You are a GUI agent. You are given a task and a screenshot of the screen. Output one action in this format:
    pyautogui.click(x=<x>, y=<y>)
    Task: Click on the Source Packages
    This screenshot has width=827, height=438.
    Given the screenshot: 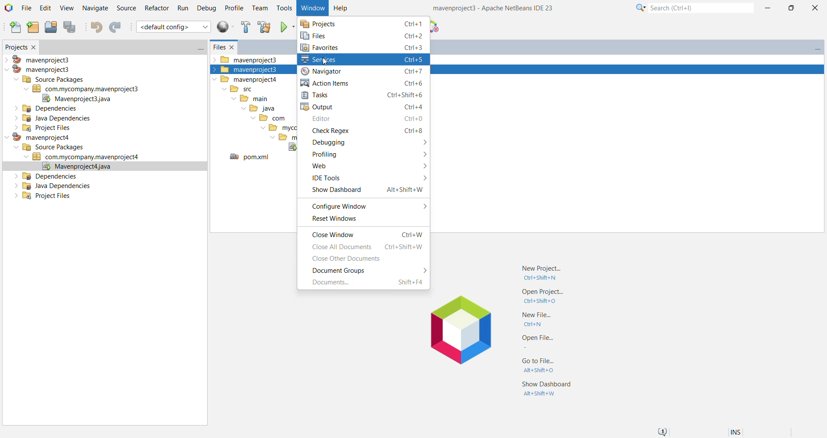 What is the action you would take?
    pyautogui.click(x=49, y=79)
    